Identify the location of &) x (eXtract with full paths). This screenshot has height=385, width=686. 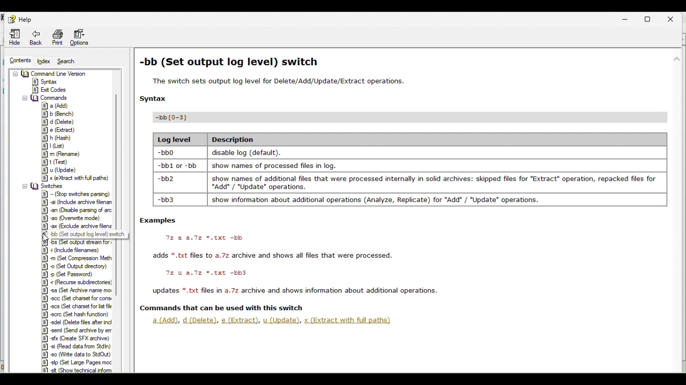
(78, 178).